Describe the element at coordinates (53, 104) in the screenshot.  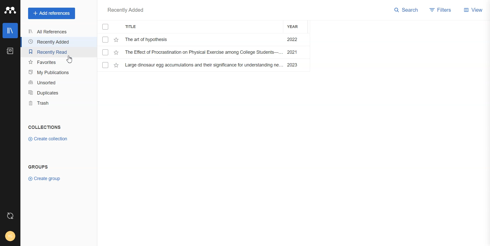
I see `Trash` at that location.